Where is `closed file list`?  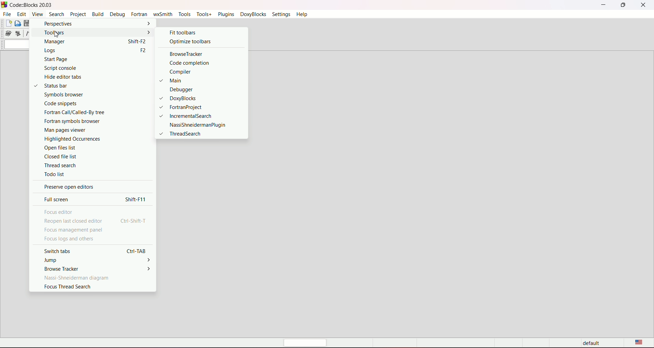 closed file list is located at coordinates (91, 157).